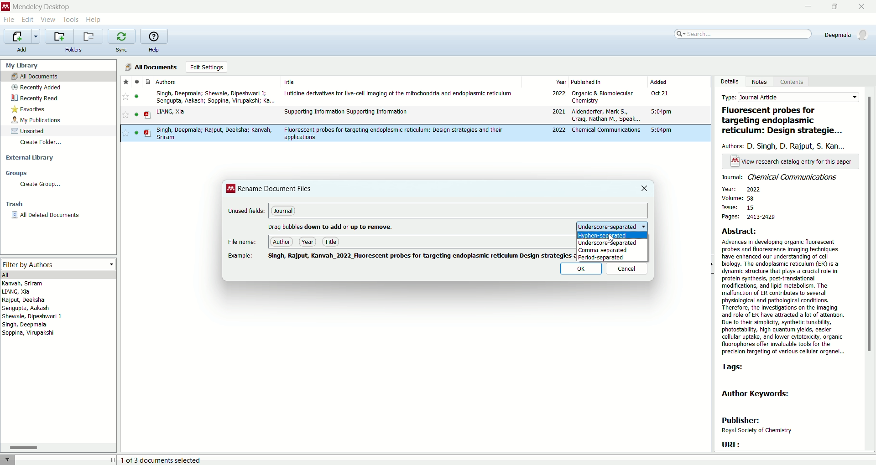 The image size is (876, 465). I want to click on document, so click(147, 115).